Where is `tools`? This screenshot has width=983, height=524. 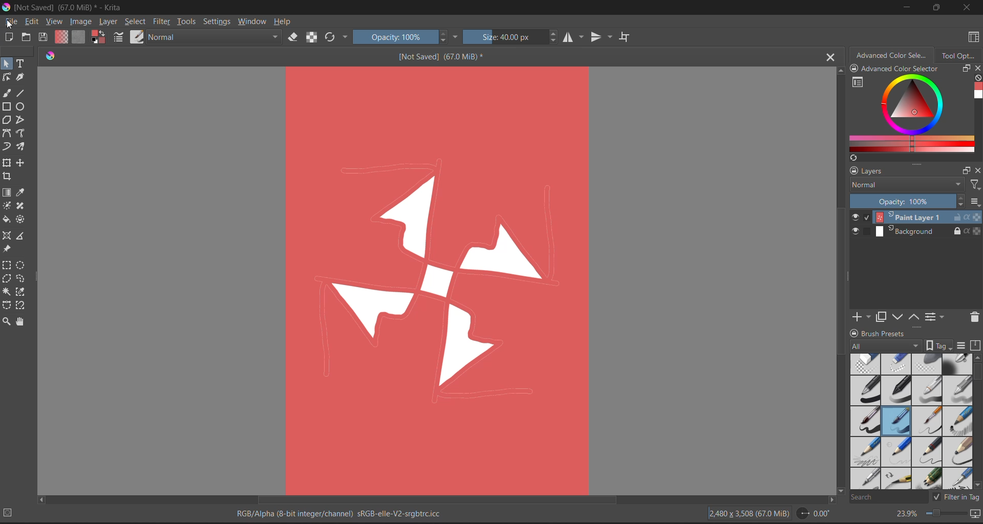
tools is located at coordinates (7, 134).